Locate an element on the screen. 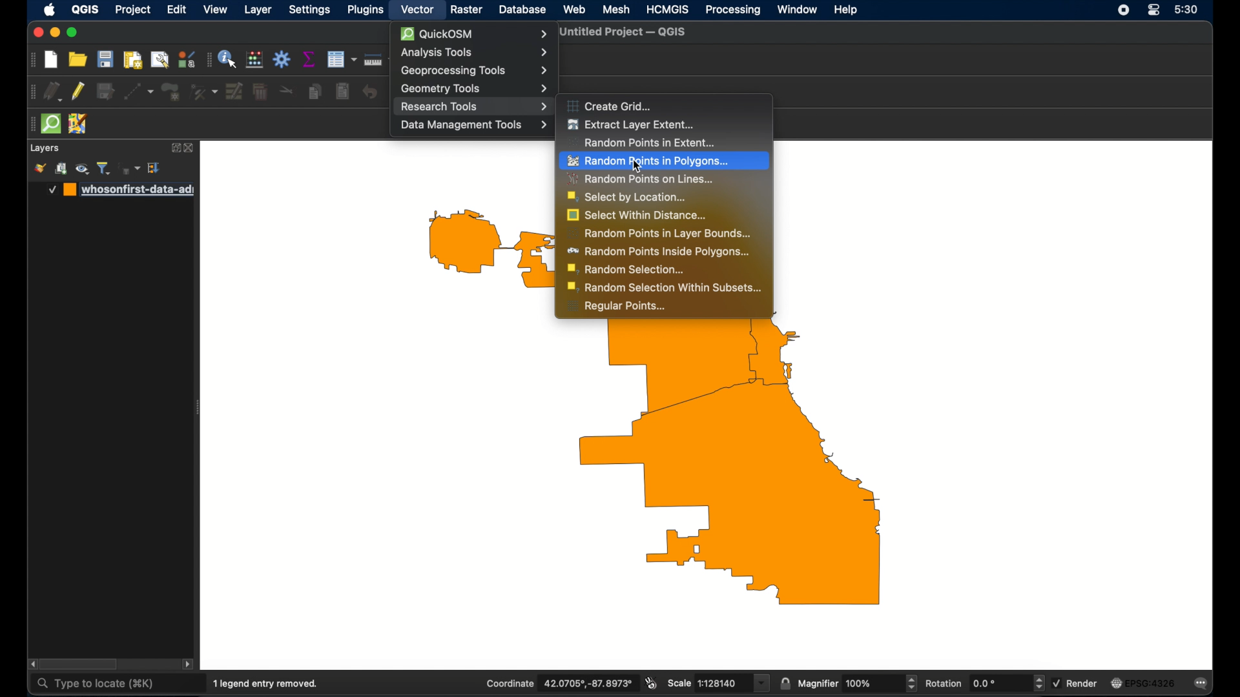 The height and width of the screenshot is (697, 1240). control center is located at coordinates (1153, 10).